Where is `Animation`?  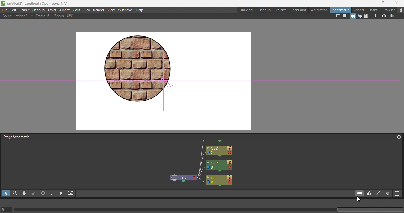
Animation is located at coordinates (319, 10).